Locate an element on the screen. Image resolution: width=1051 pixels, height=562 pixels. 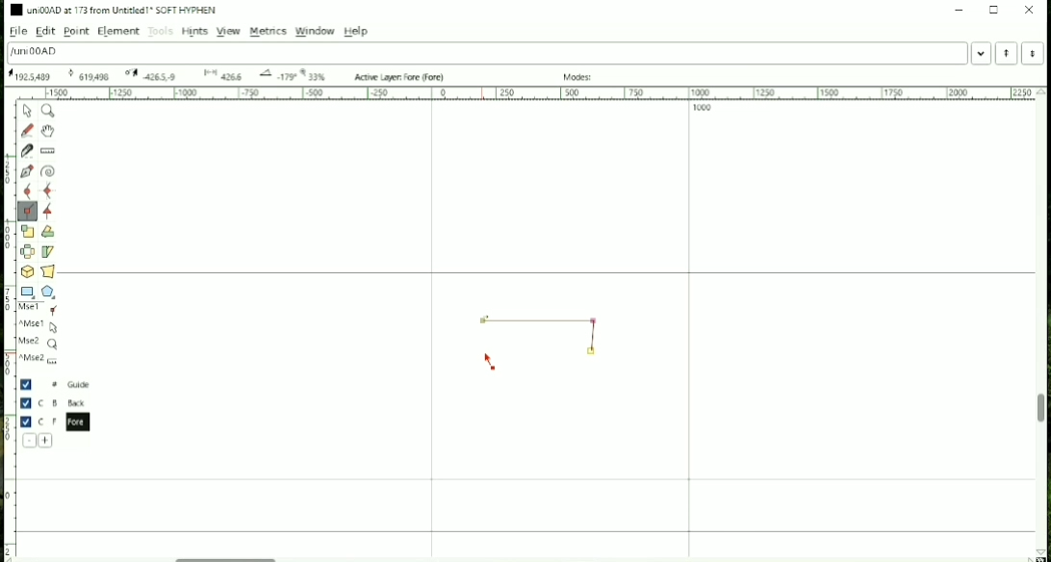
^Mse2 is located at coordinates (40, 360).